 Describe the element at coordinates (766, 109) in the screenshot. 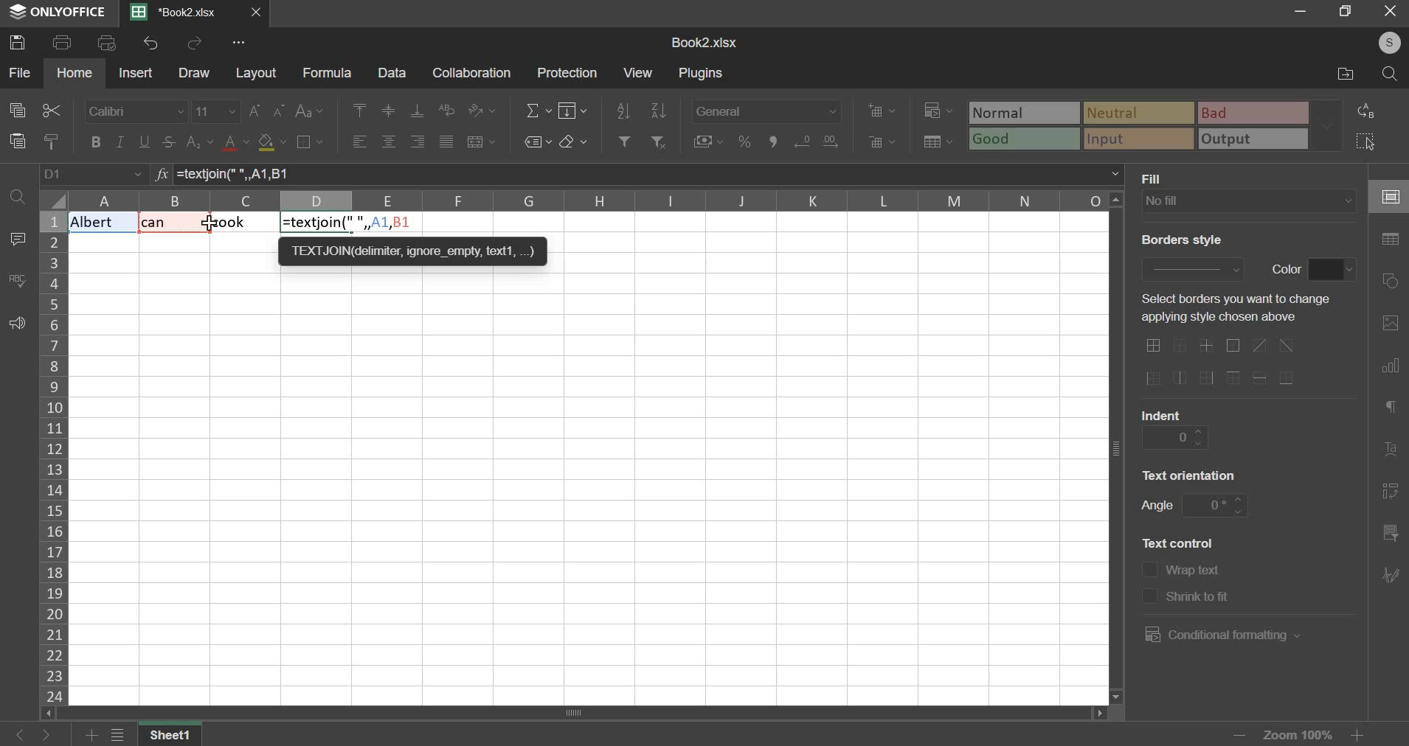

I see `number format` at that location.